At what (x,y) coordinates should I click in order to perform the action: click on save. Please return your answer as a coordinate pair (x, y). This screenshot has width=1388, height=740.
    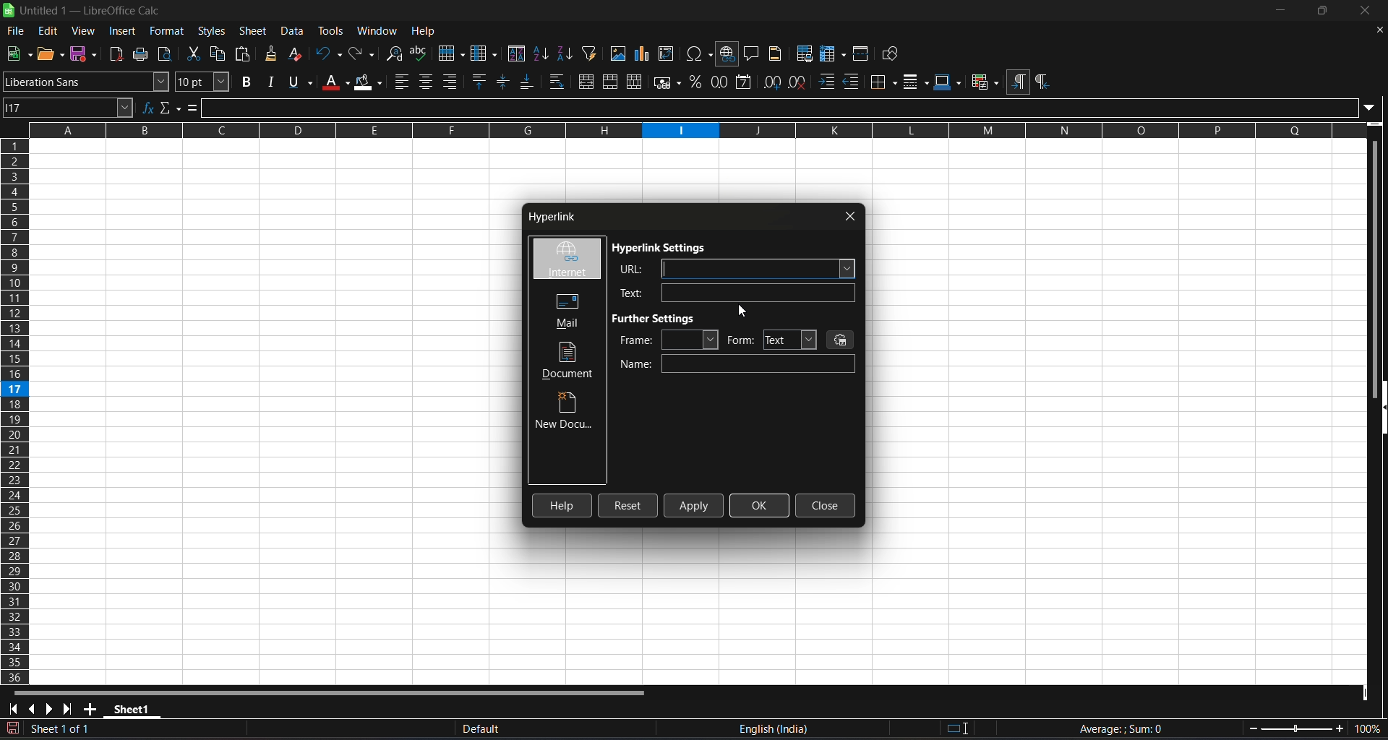
    Looking at the image, I should click on (85, 54).